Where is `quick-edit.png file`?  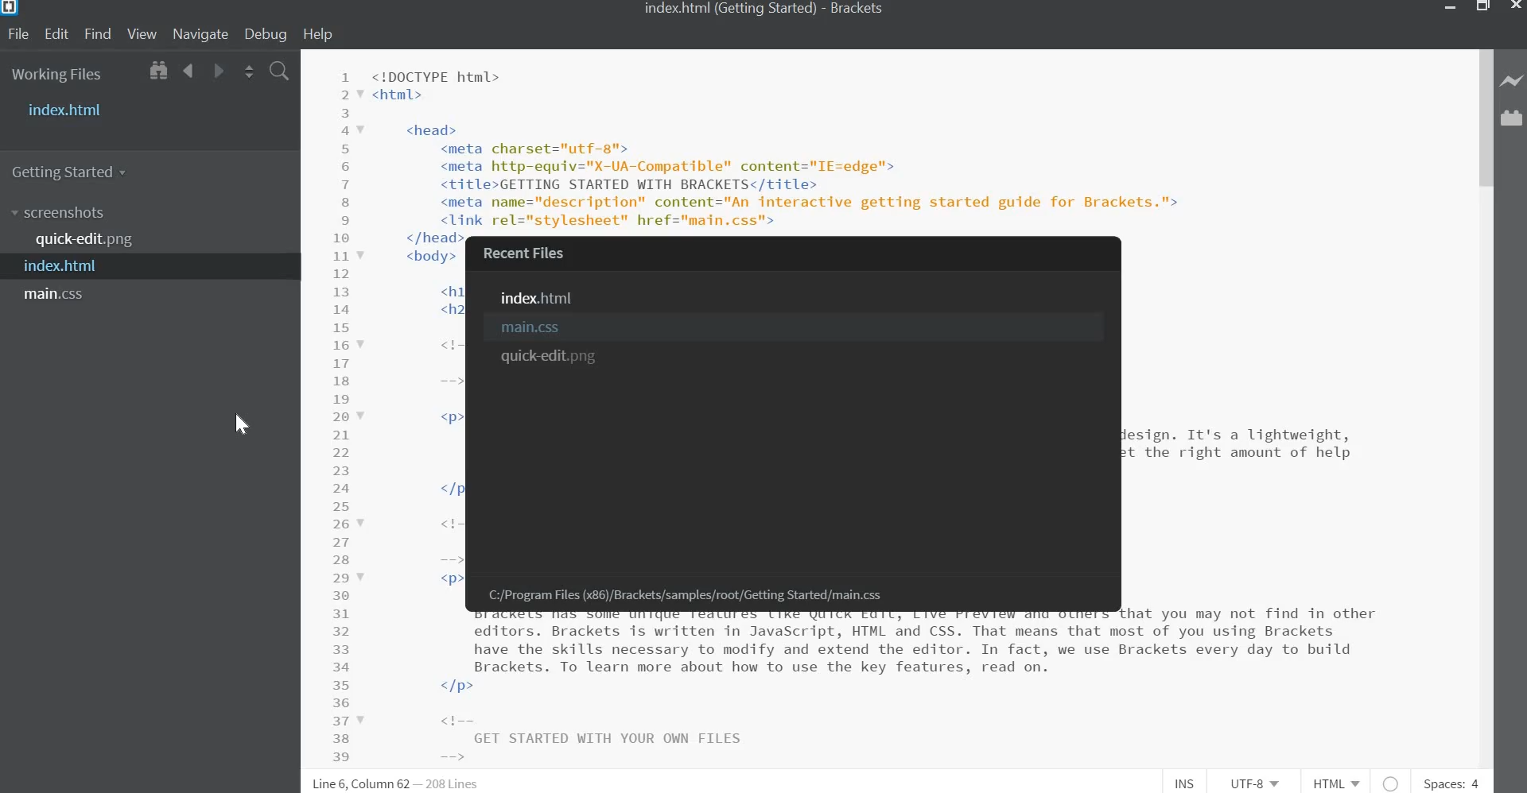
quick-edit.png file is located at coordinates (88, 240).